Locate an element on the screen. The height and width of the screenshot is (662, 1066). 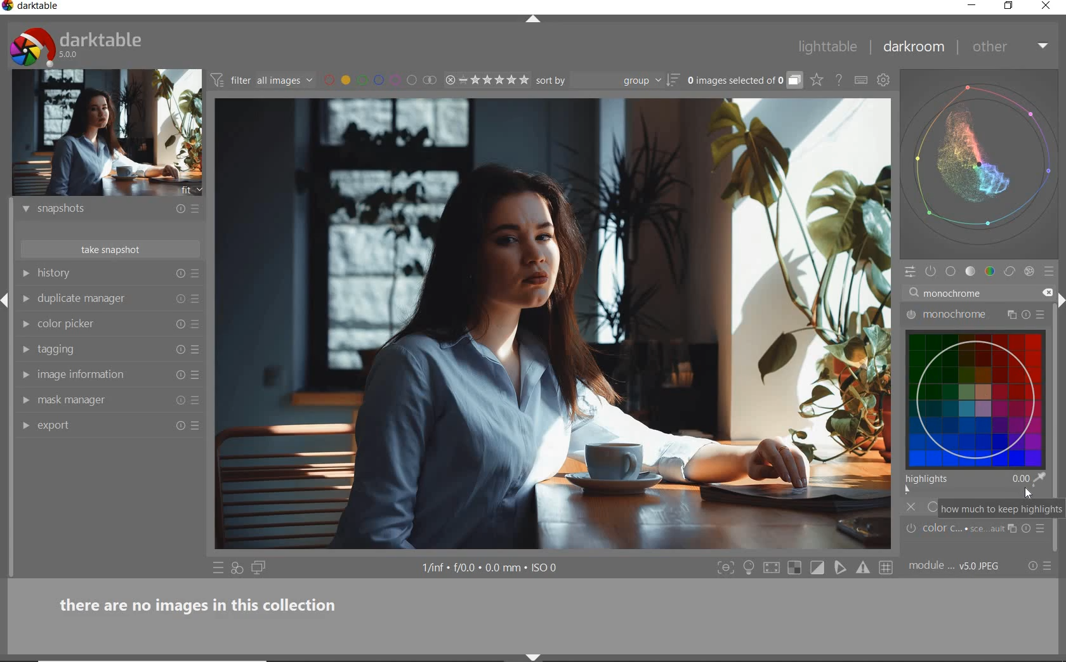
lighttable is located at coordinates (828, 49).